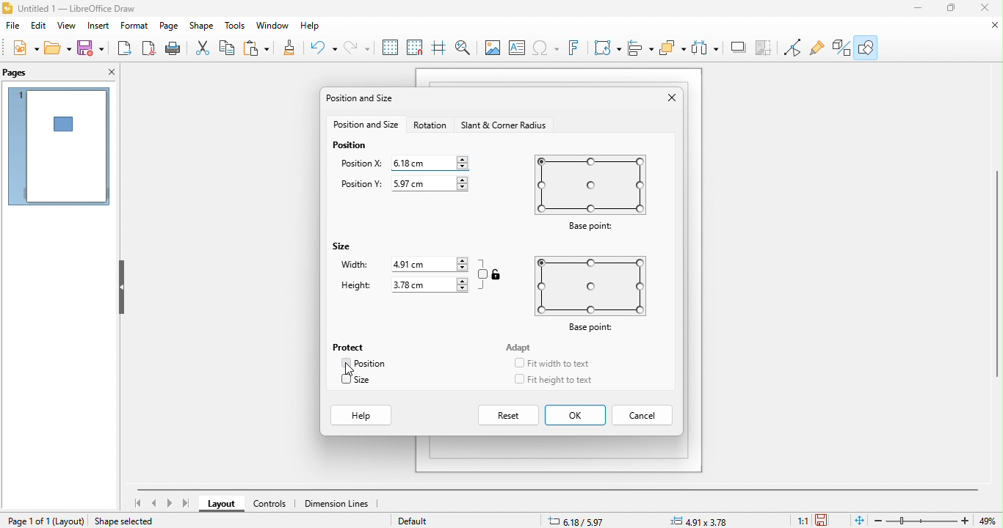 The height and width of the screenshot is (528, 1003). Describe the element at coordinates (338, 504) in the screenshot. I see `dimension lines` at that location.